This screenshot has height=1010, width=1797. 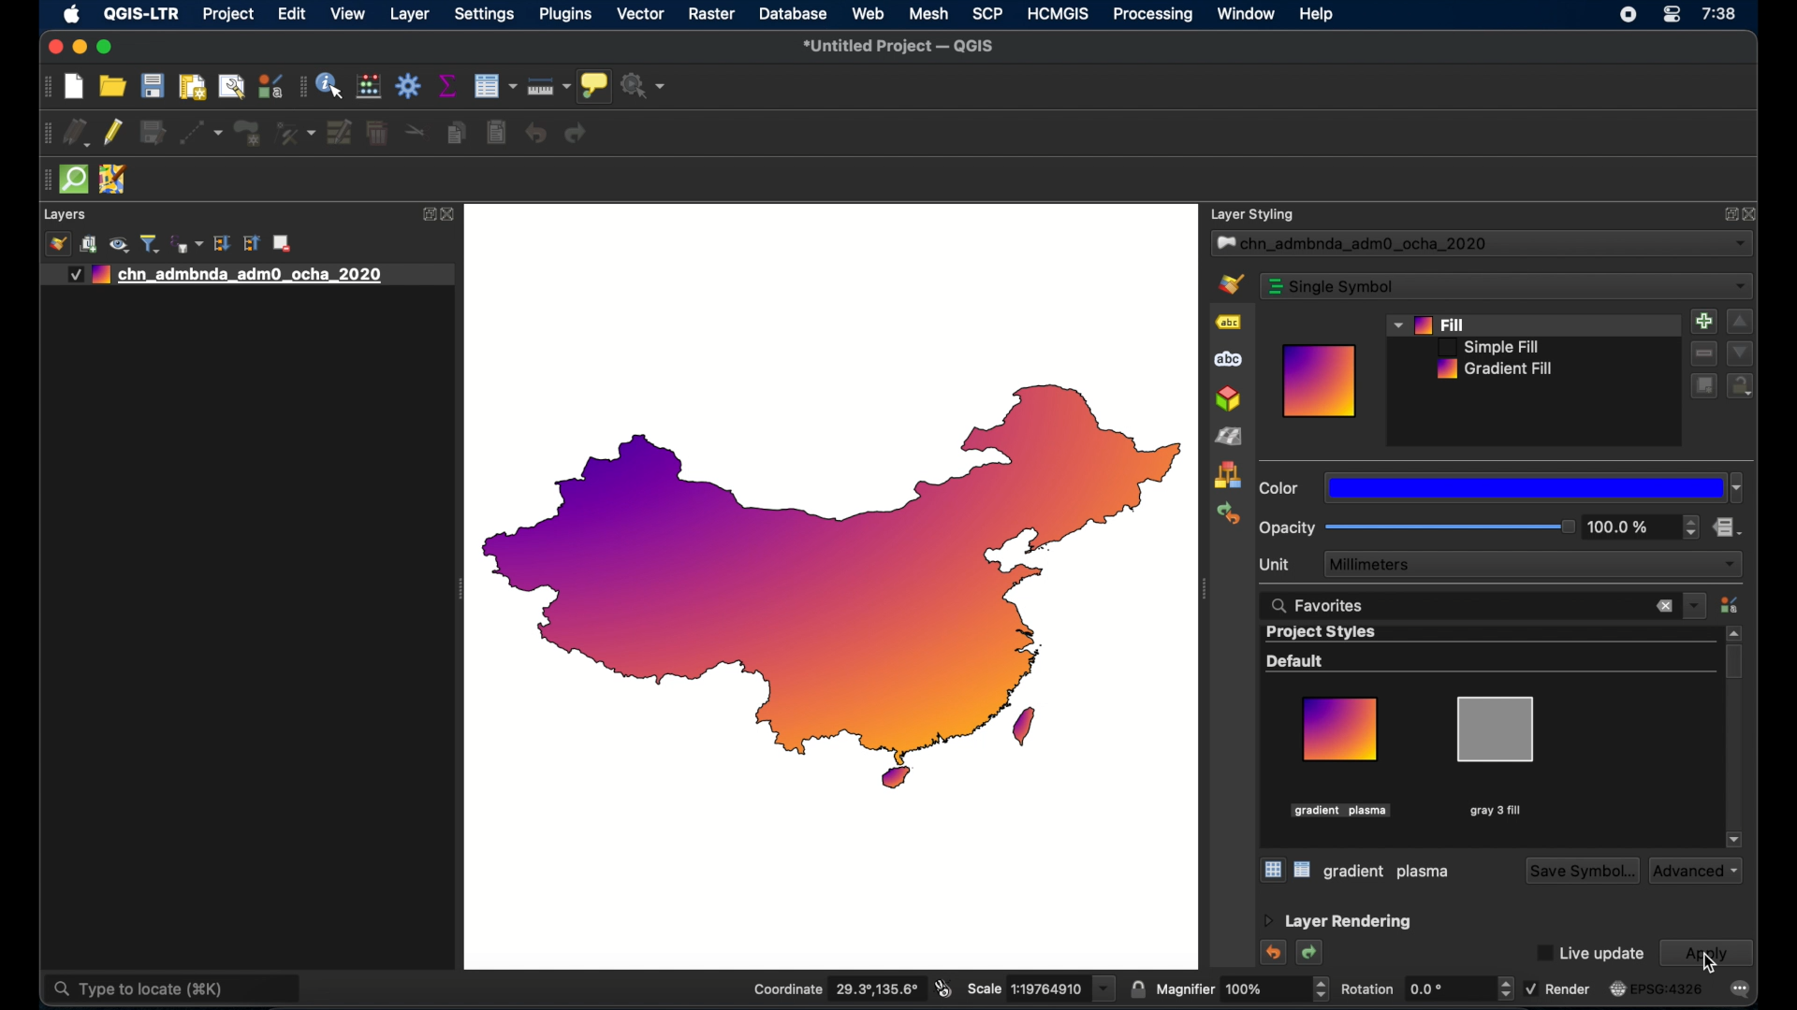 I want to click on millimeters, so click(x=1532, y=564).